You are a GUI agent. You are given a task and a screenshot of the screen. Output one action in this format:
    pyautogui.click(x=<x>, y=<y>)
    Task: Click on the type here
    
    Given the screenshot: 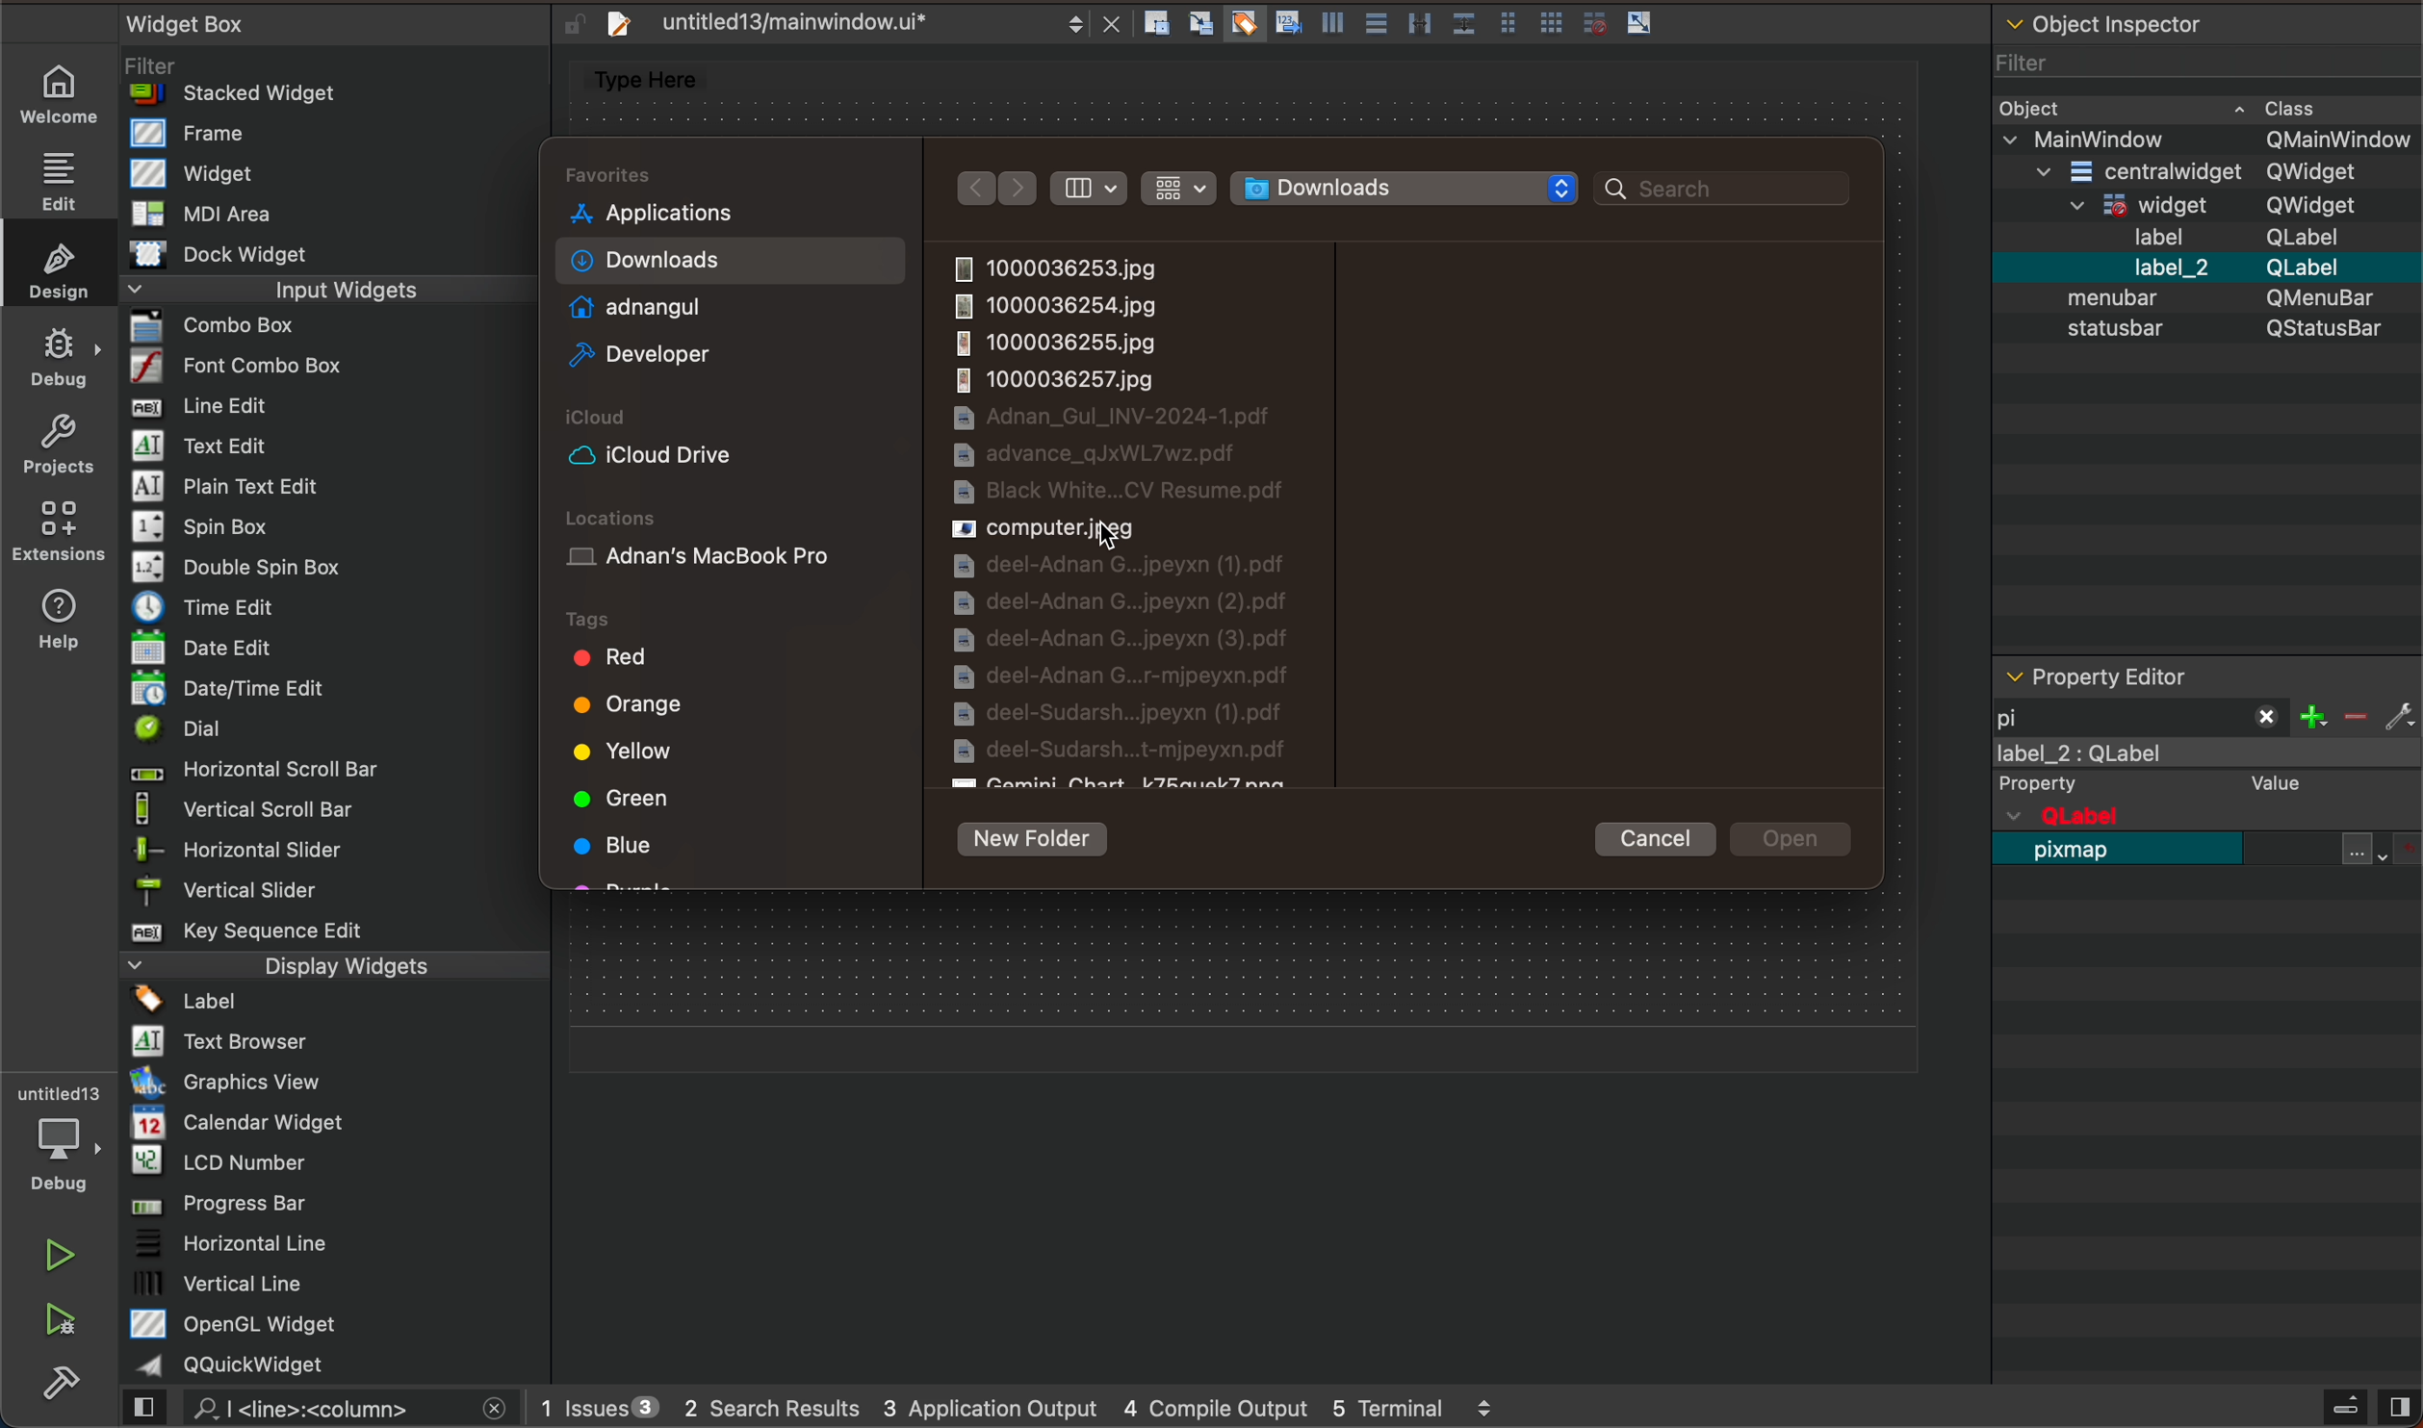 What is the action you would take?
    pyautogui.click(x=657, y=82)
    